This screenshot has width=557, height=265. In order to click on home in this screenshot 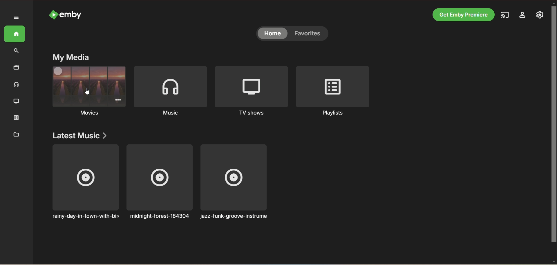, I will do `click(15, 35)`.